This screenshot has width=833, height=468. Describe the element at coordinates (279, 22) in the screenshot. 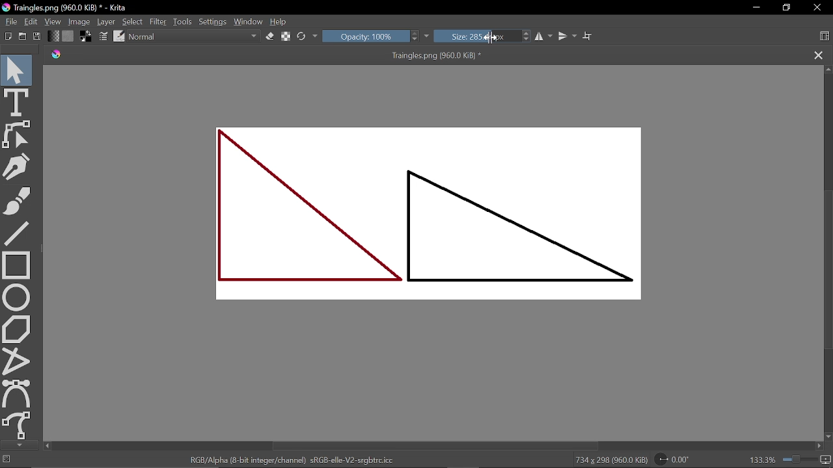

I see `Help` at that location.